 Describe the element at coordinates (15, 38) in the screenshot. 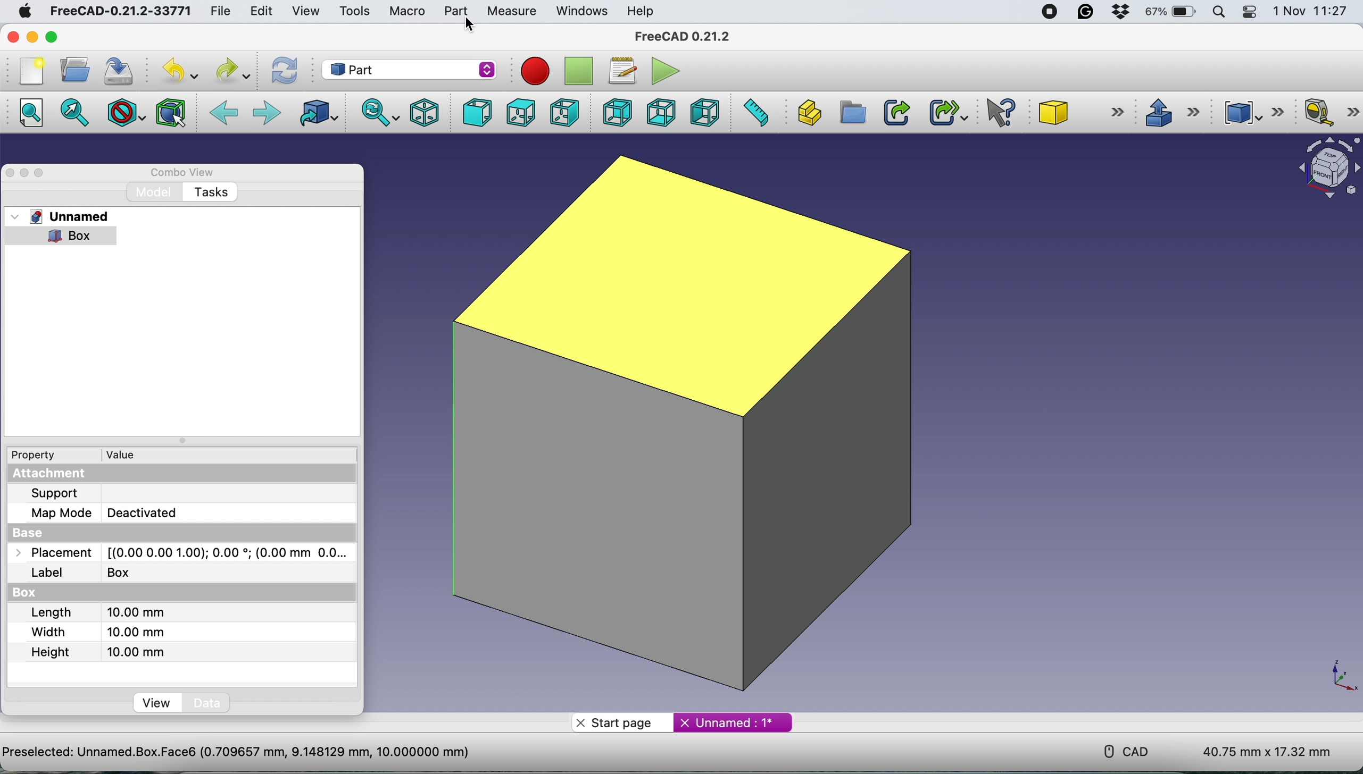

I see `close` at that location.